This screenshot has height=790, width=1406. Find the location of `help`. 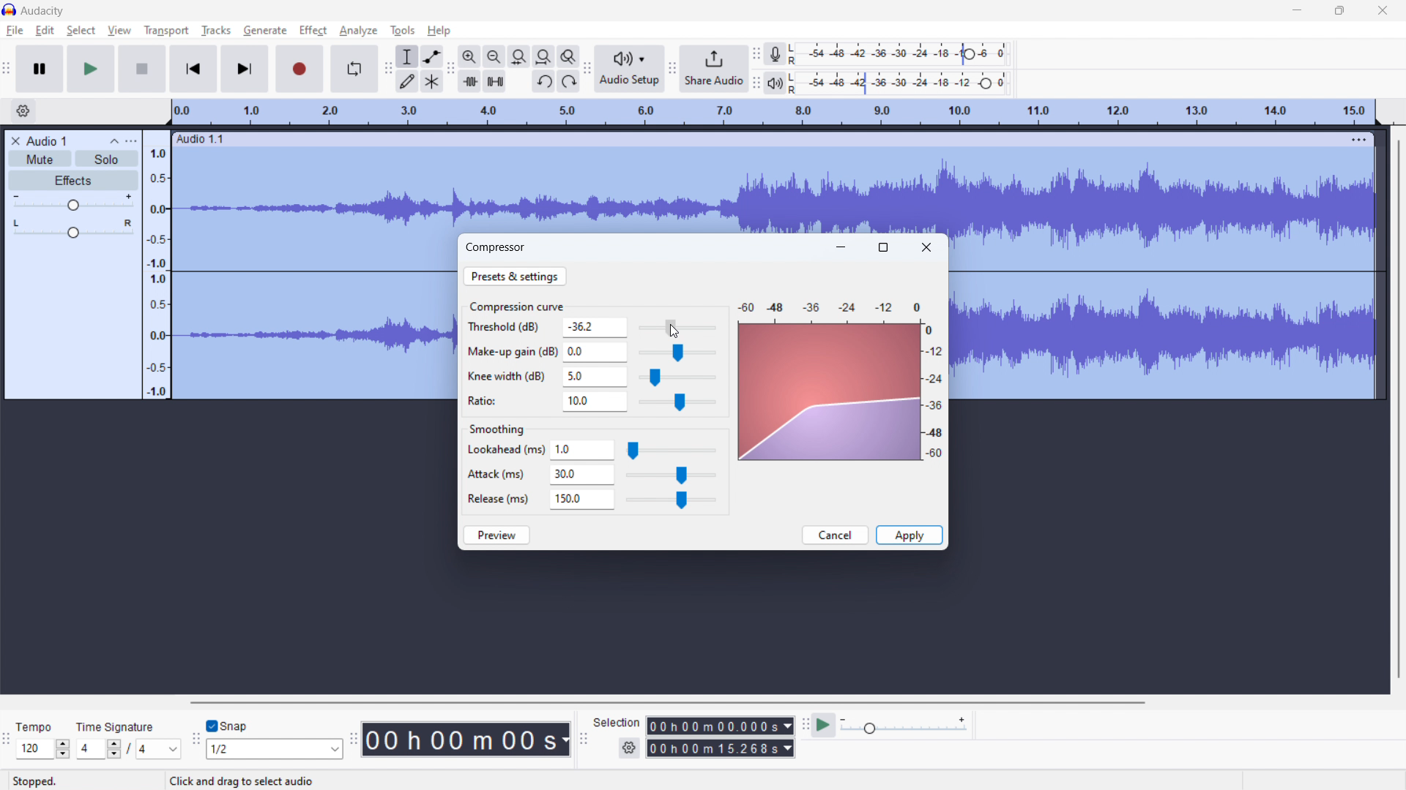

help is located at coordinates (439, 31).